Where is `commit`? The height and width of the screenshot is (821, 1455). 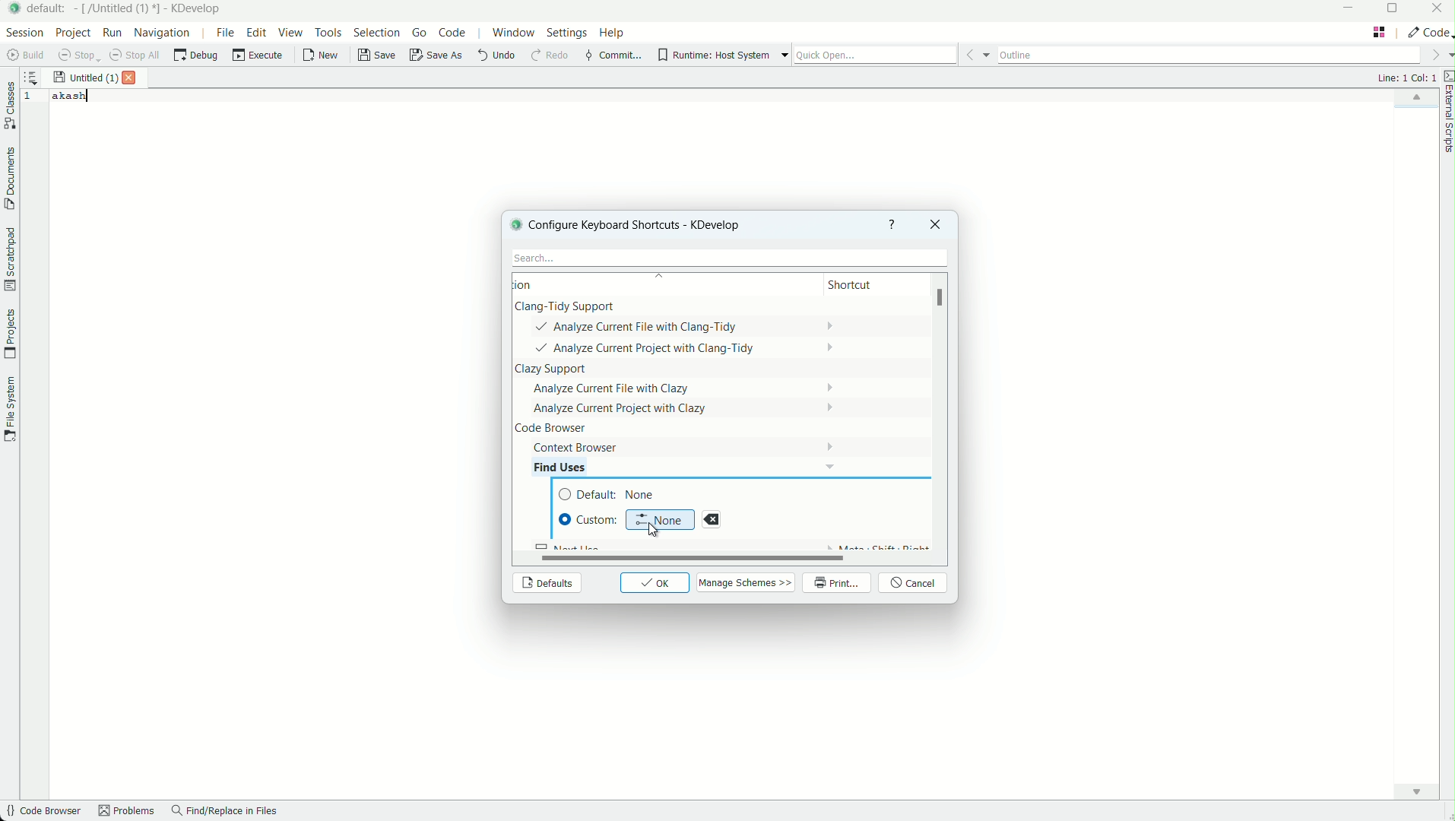 commit is located at coordinates (613, 56).